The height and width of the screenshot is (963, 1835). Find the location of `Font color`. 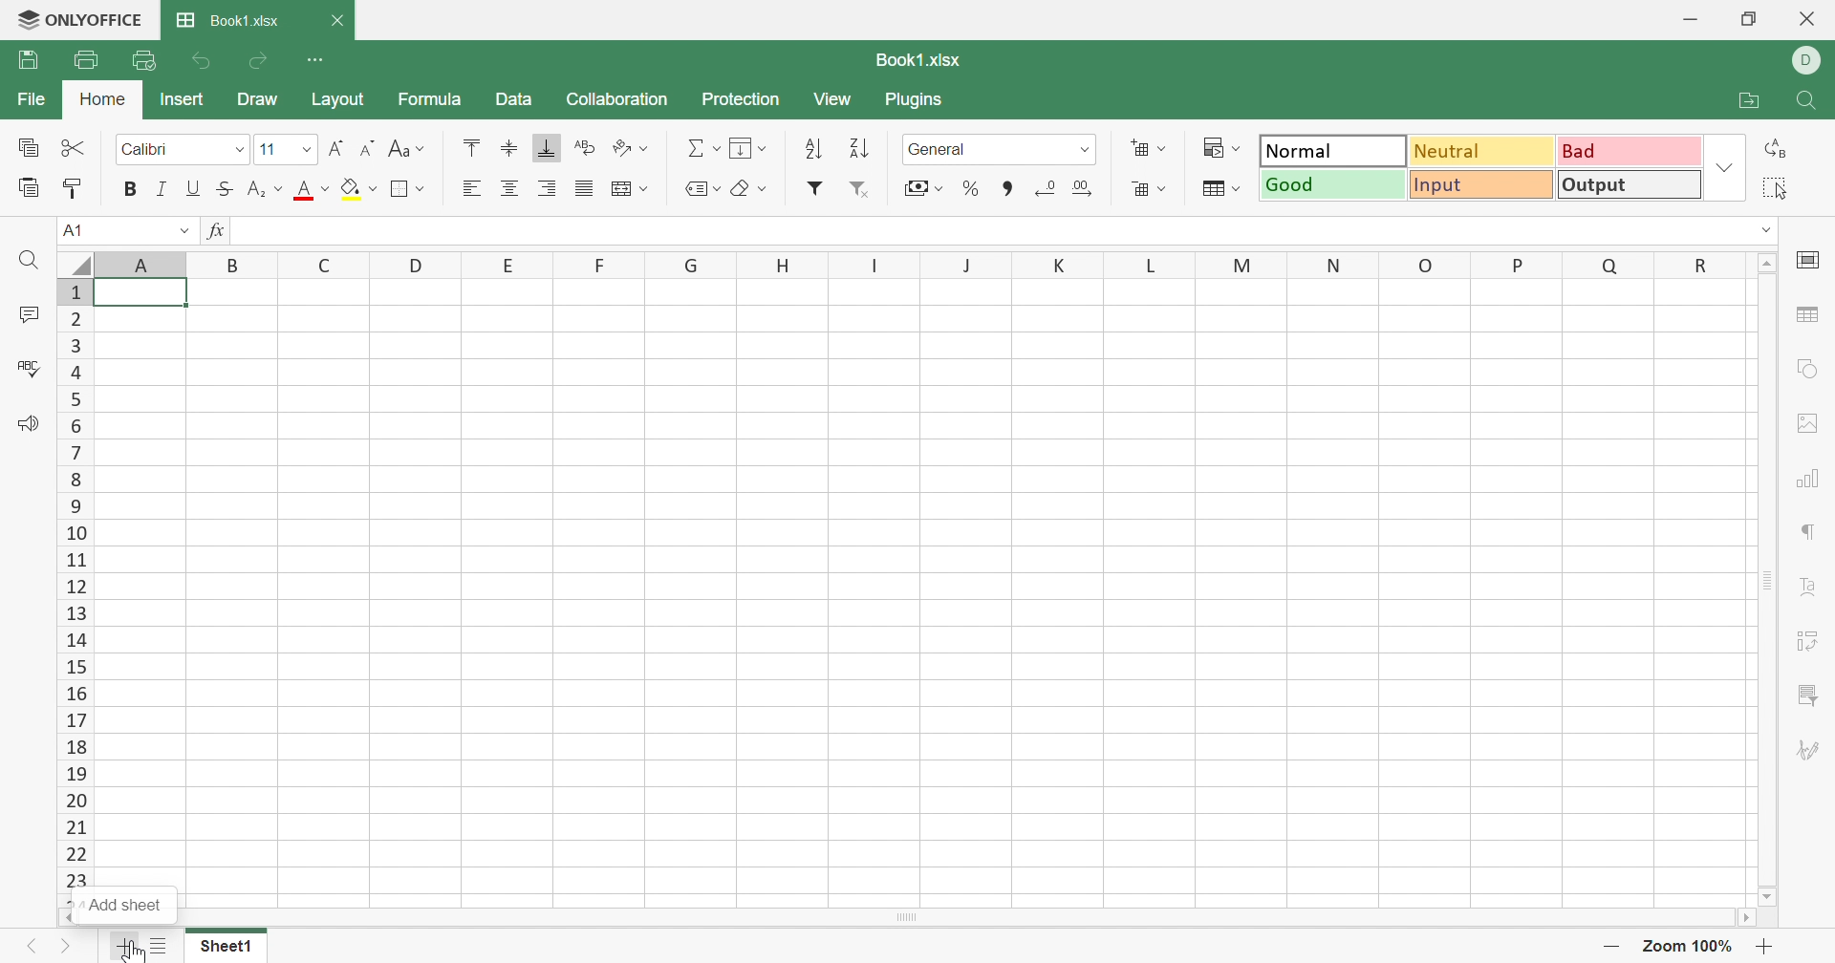

Font color is located at coordinates (302, 190).